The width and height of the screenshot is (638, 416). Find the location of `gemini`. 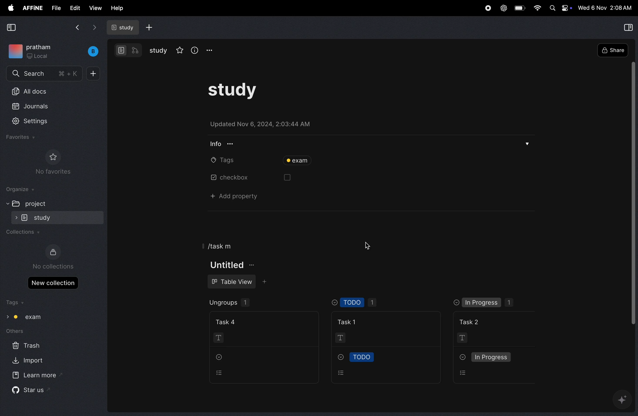

gemini is located at coordinates (622, 399).